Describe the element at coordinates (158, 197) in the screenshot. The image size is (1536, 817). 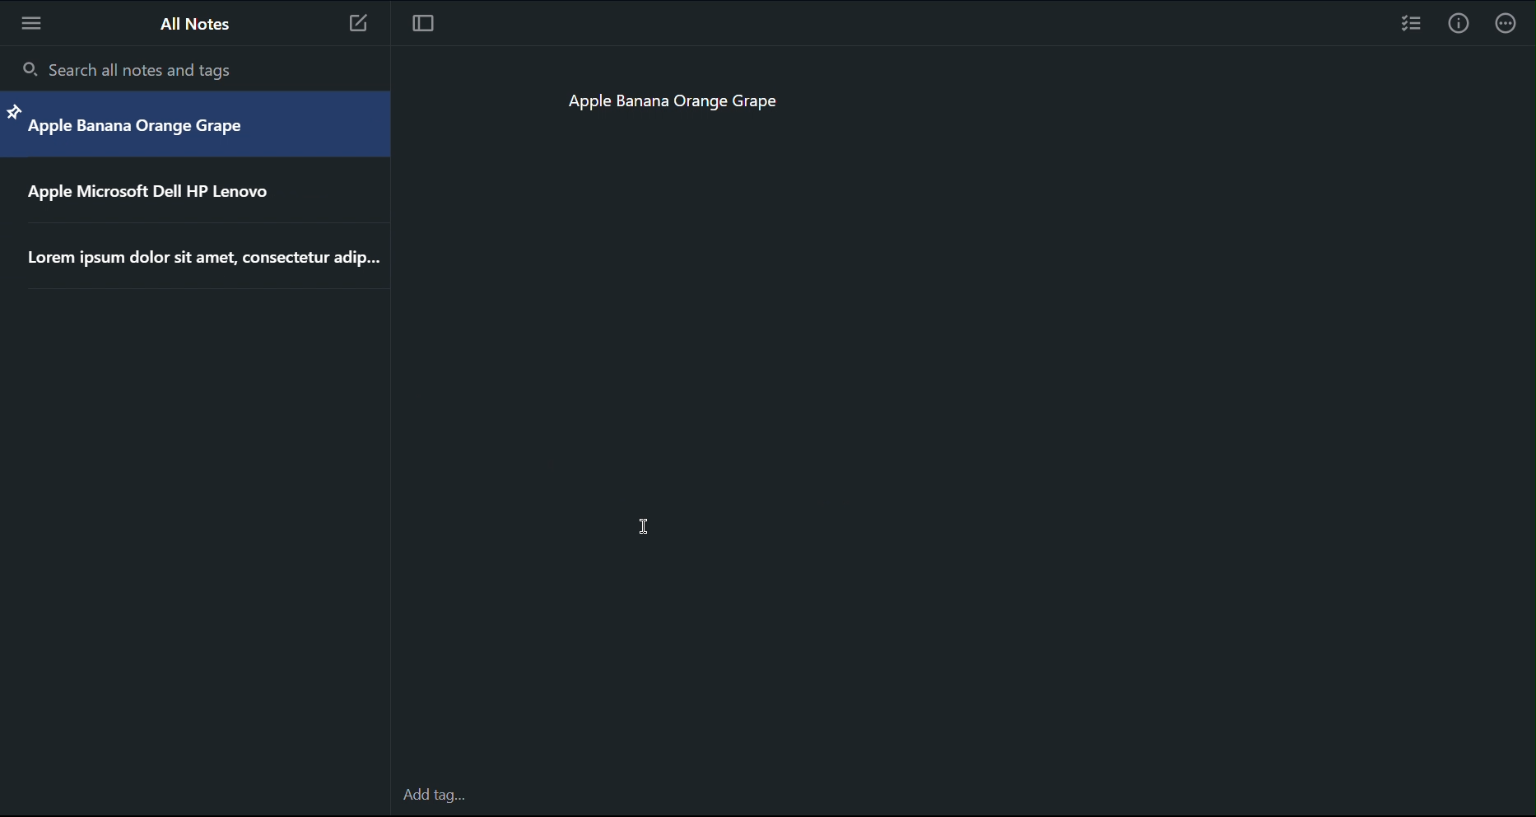
I see `Apple Microsoft Dell HP Lenovo` at that location.